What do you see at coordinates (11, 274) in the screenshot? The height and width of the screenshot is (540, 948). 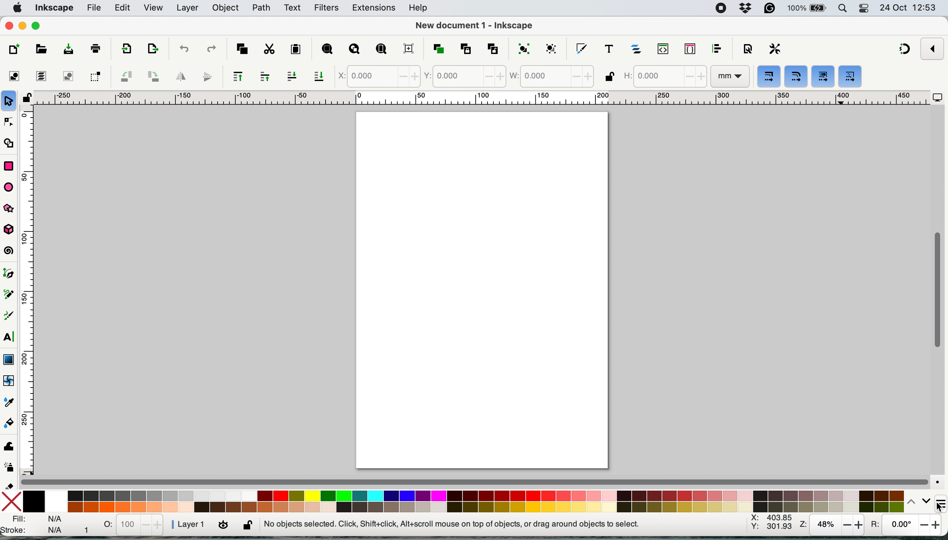 I see `pen tool` at bounding box center [11, 274].